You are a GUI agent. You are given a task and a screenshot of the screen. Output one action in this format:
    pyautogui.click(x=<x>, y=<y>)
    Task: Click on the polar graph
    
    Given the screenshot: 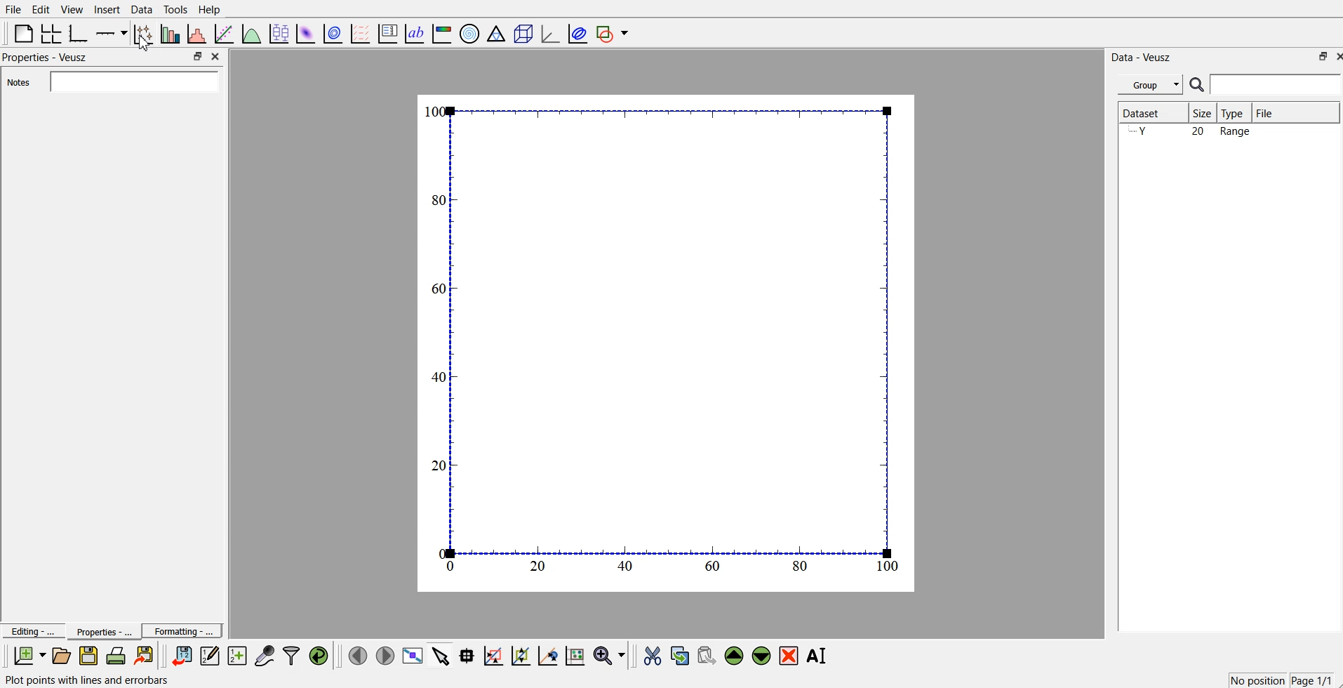 What is the action you would take?
    pyautogui.click(x=471, y=32)
    